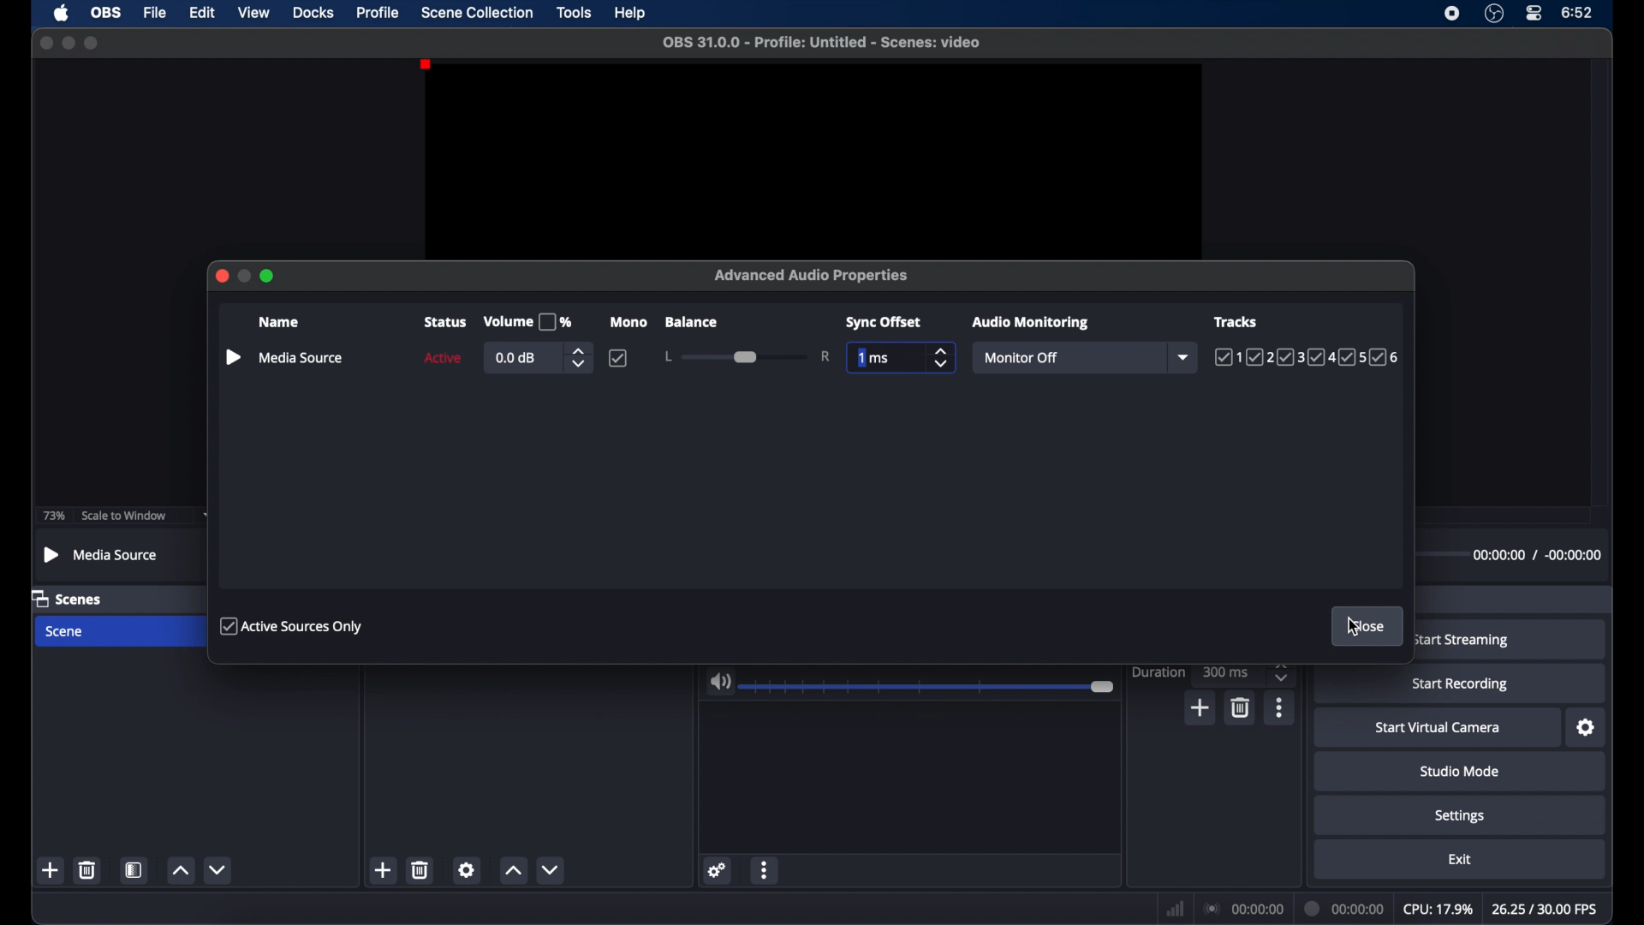 The height and width of the screenshot is (925, 1644). Describe the element at coordinates (875, 359) in the screenshot. I see `1 ms` at that location.